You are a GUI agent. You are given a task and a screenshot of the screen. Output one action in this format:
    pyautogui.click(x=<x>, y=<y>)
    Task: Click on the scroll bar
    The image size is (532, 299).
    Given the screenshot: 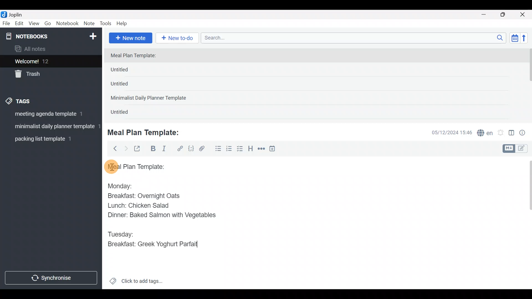 What is the action you would take?
    pyautogui.click(x=528, y=84)
    